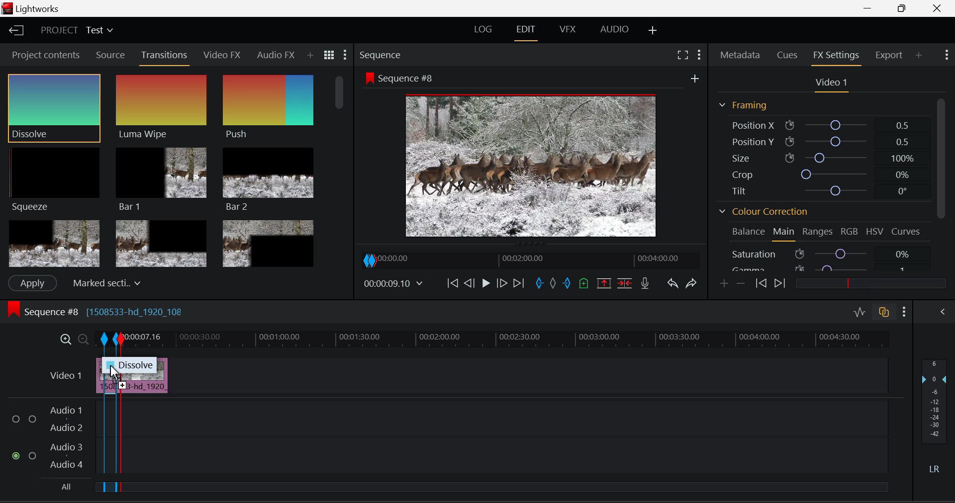  I want to click on Segment Created with In and Out, so click(109, 414).